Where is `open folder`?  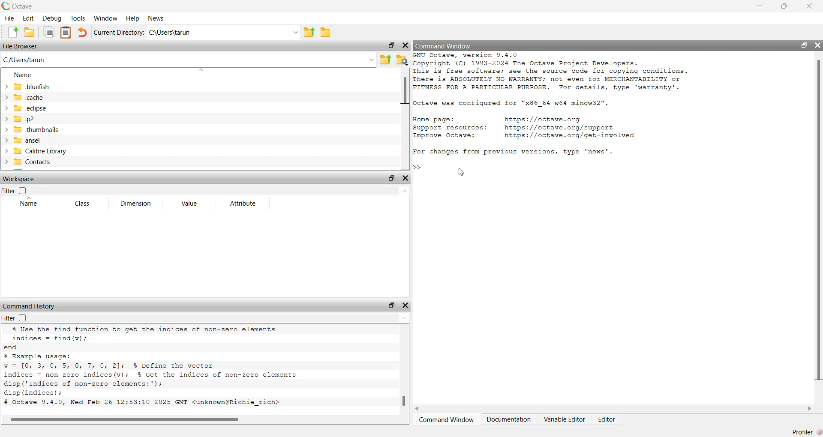 open folder is located at coordinates (32, 33).